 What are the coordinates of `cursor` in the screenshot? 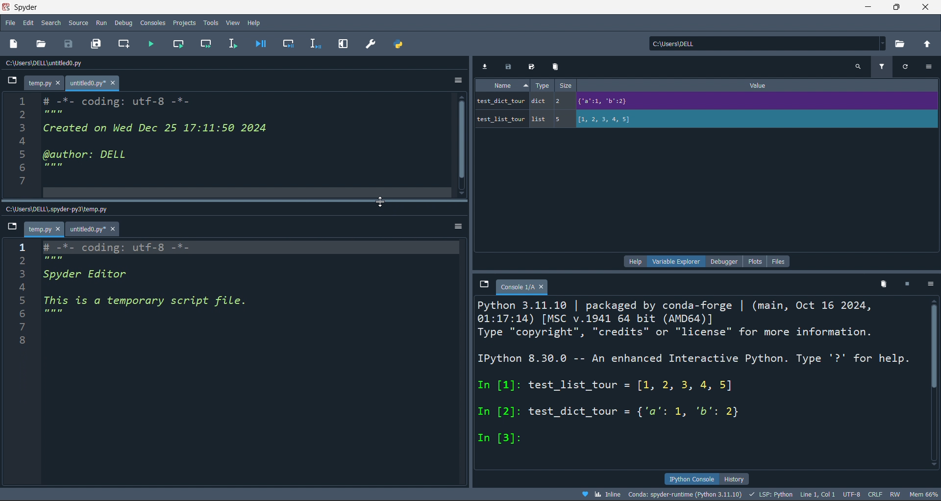 It's located at (381, 203).